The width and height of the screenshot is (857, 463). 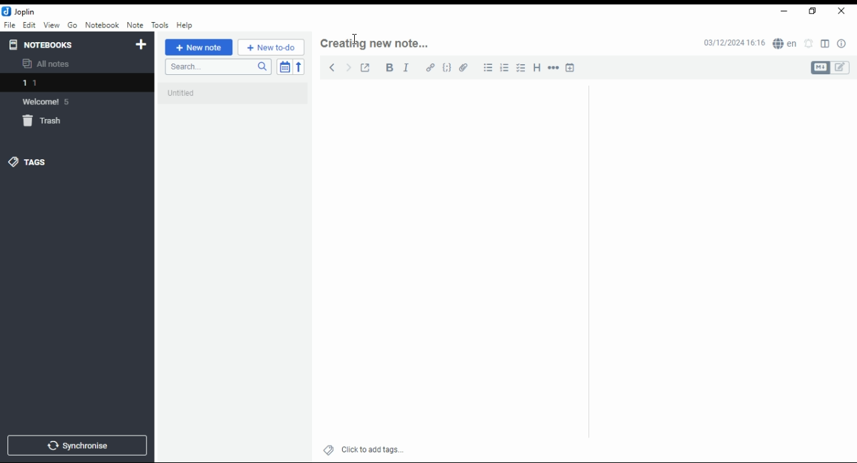 I want to click on New to-do, so click(x=271, y=48).